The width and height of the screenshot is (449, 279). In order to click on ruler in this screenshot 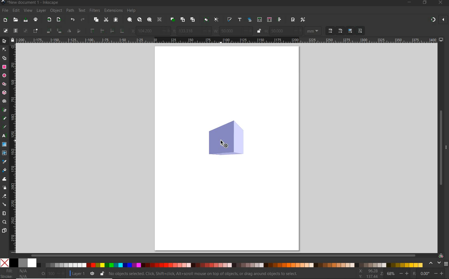, I will do `click(14, 148)`.